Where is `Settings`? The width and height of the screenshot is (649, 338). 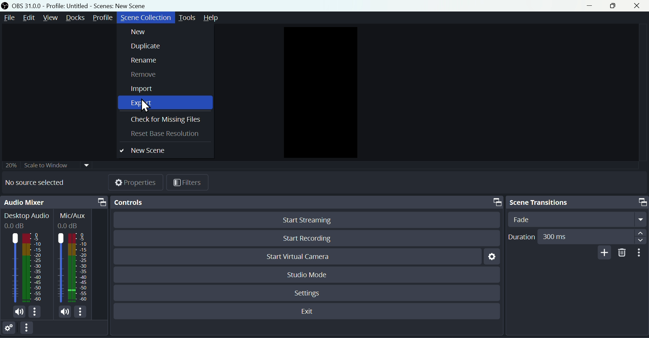
Settings is located at coordinates (490, 259).